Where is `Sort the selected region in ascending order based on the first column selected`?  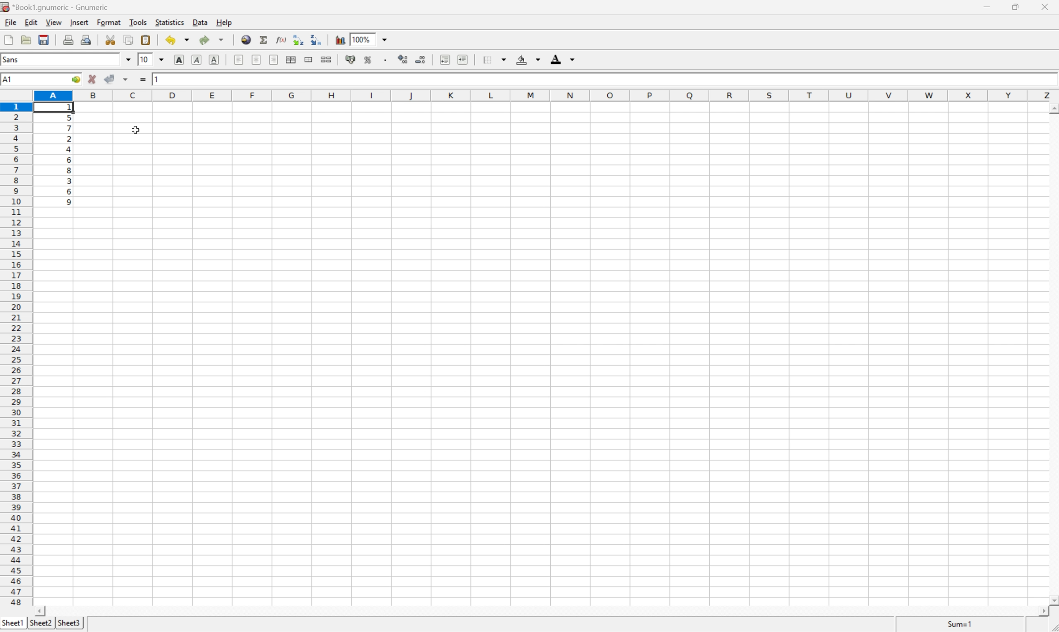
Sort the selected region in ascending order based on the first column selected is located at coordinates (298, 40).